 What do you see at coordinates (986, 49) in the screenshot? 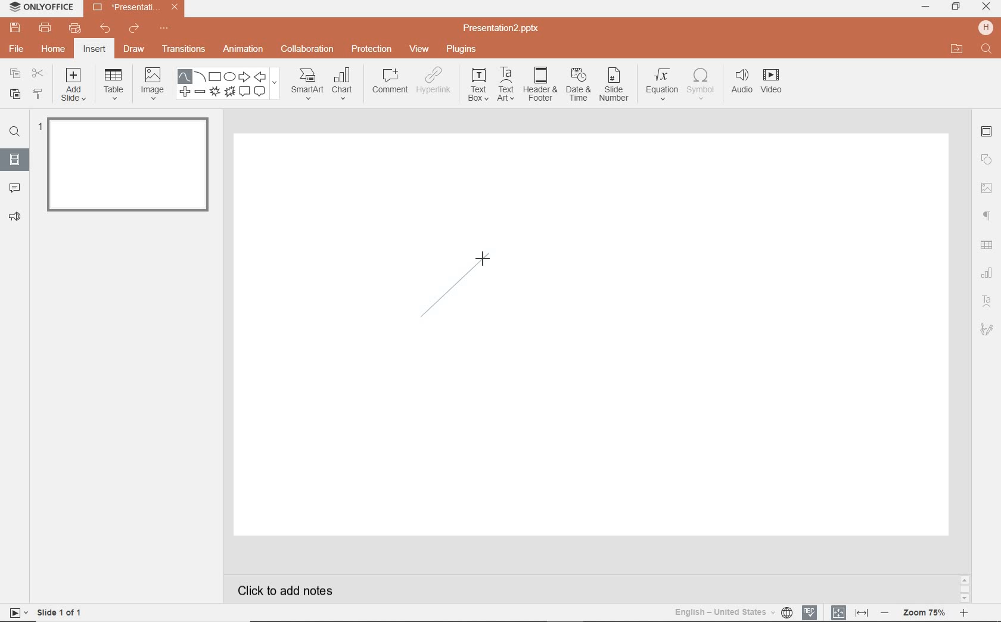
I see `FIND` at bounding box center [986, 49].